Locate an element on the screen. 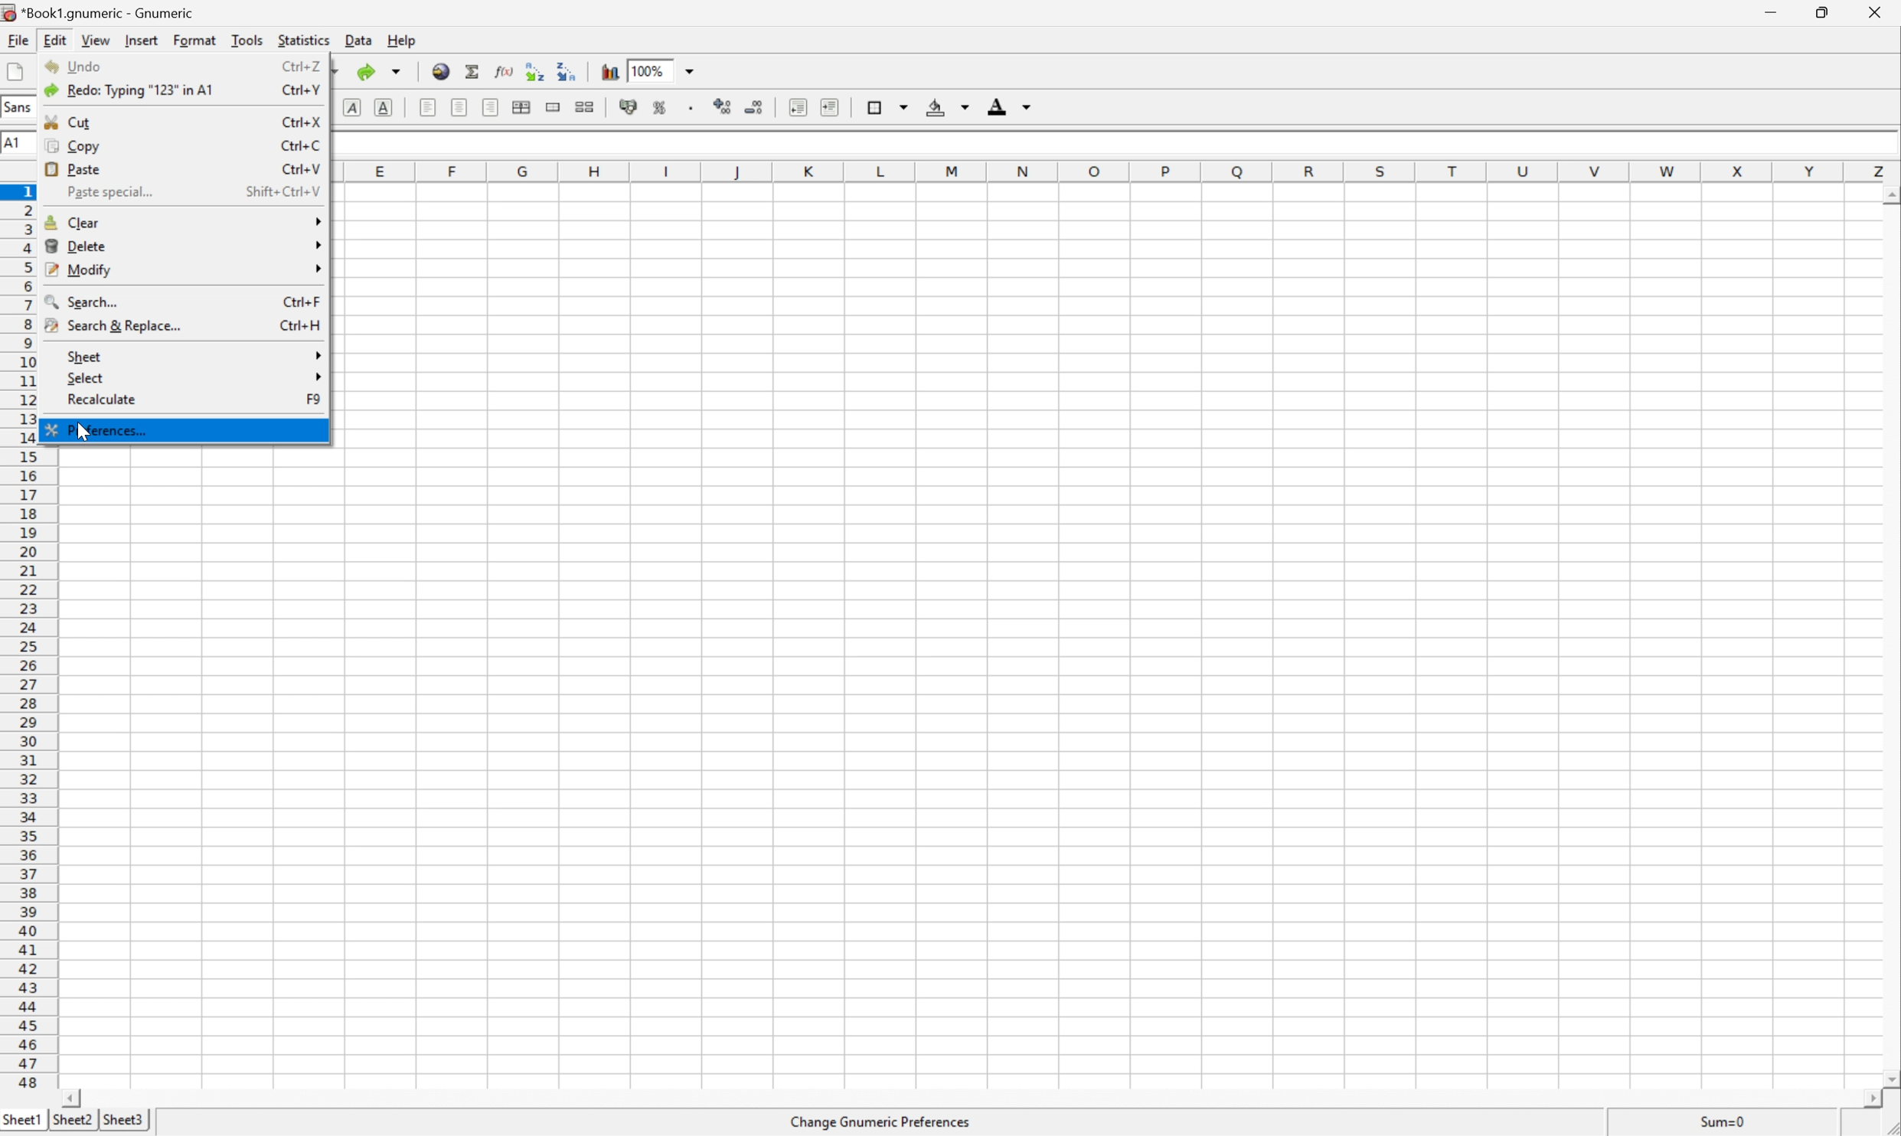 This screenshot has height=1136, width=1901. sheet2 is located at coordinates (70, 1125).